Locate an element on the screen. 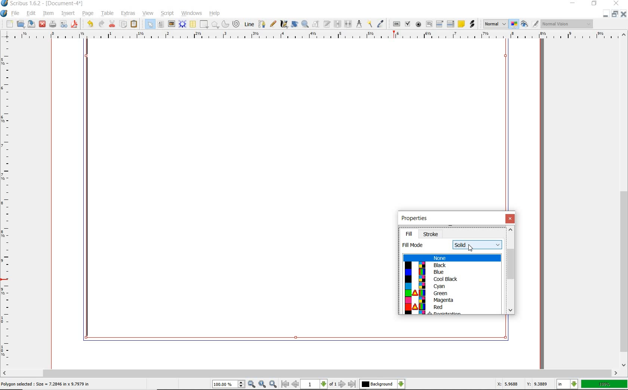 The image size is (628, 390). copy item properties is located at coordinates (370, 24).